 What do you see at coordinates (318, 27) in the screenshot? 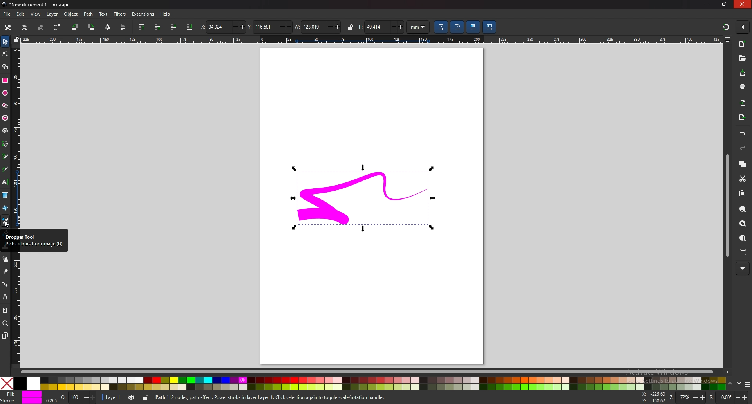
I see `width` at bounding box center [318, 27].